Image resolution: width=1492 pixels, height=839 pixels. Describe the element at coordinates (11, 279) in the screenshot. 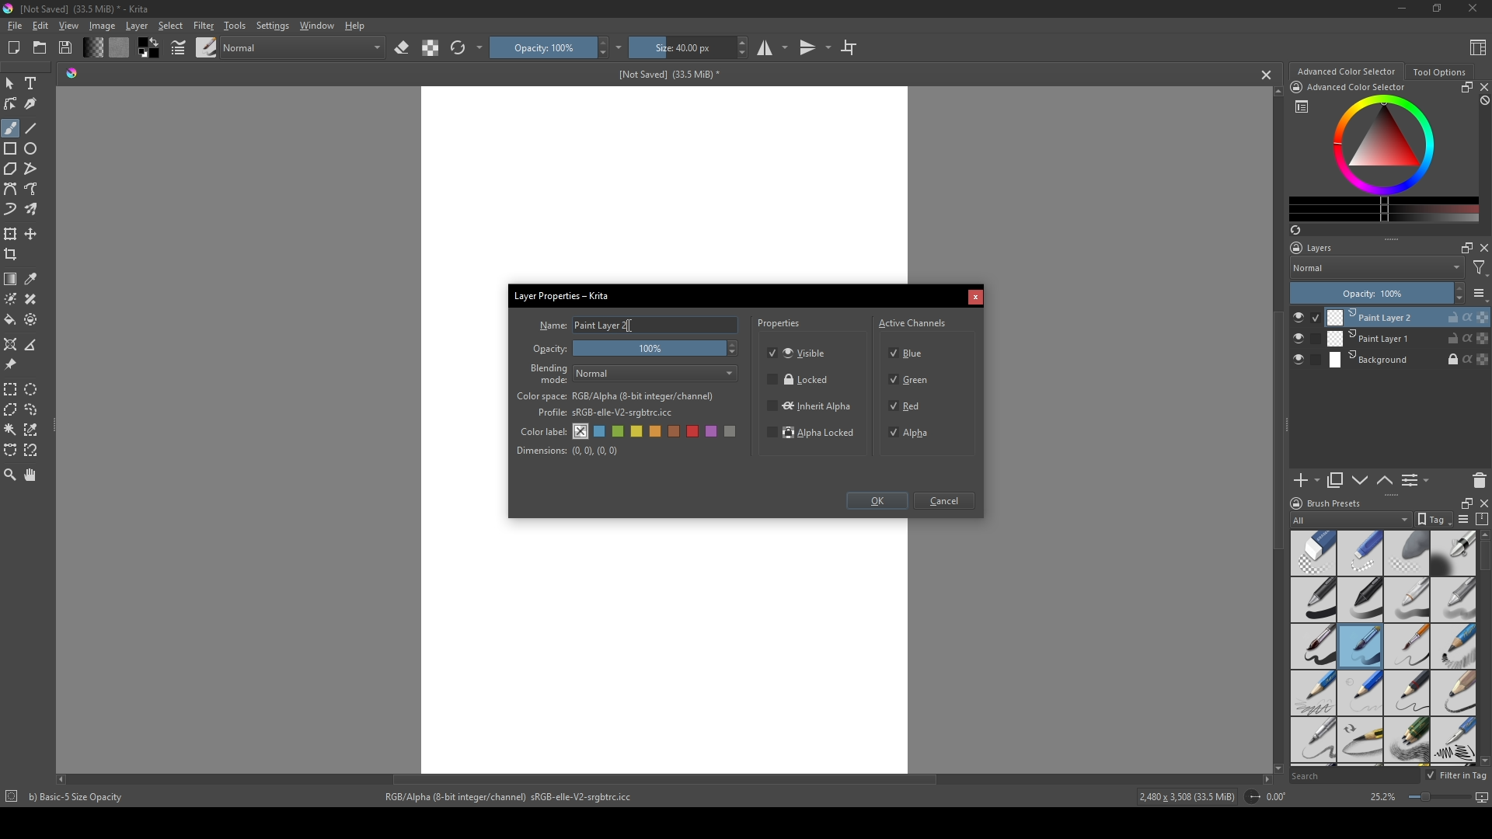

I see `gradient` at that location.